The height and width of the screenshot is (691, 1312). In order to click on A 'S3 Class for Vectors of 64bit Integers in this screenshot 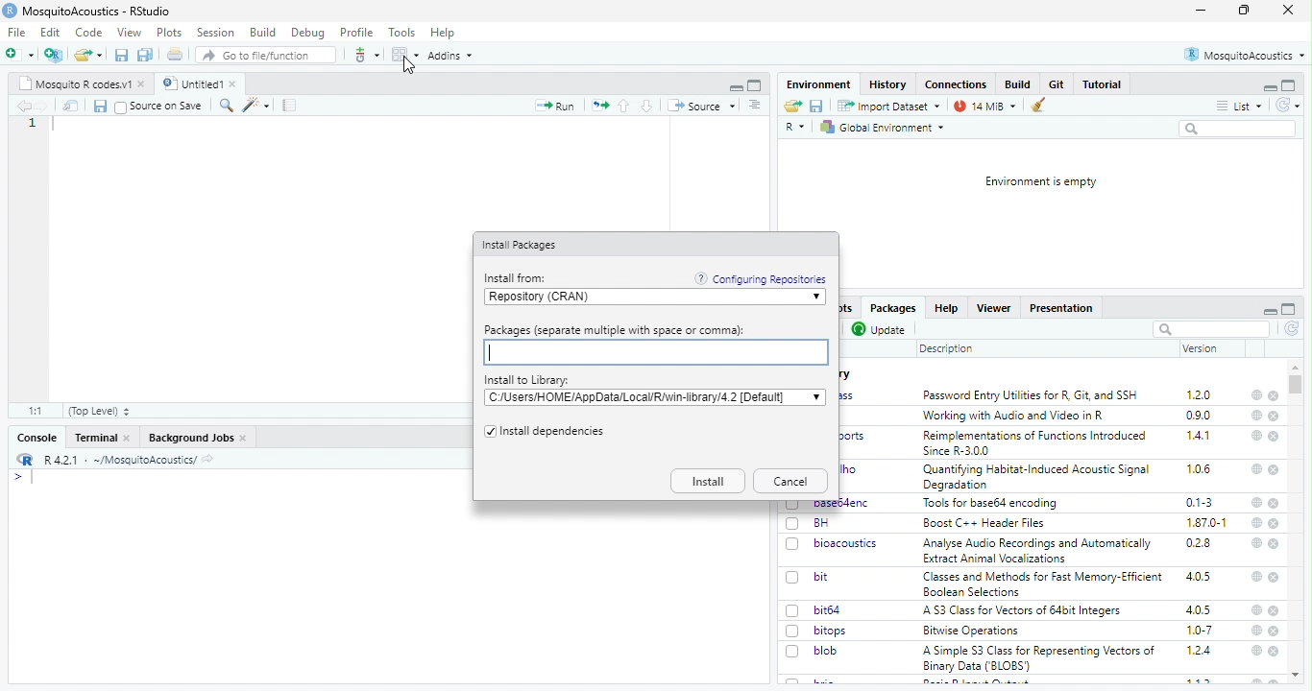, I will do `click(1024, 611)`.